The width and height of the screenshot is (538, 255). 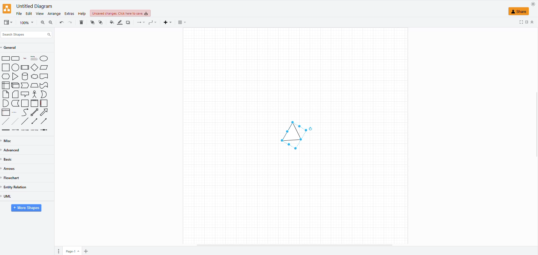 I want to click on Labelled Arrow, so click(x=45, y=130).